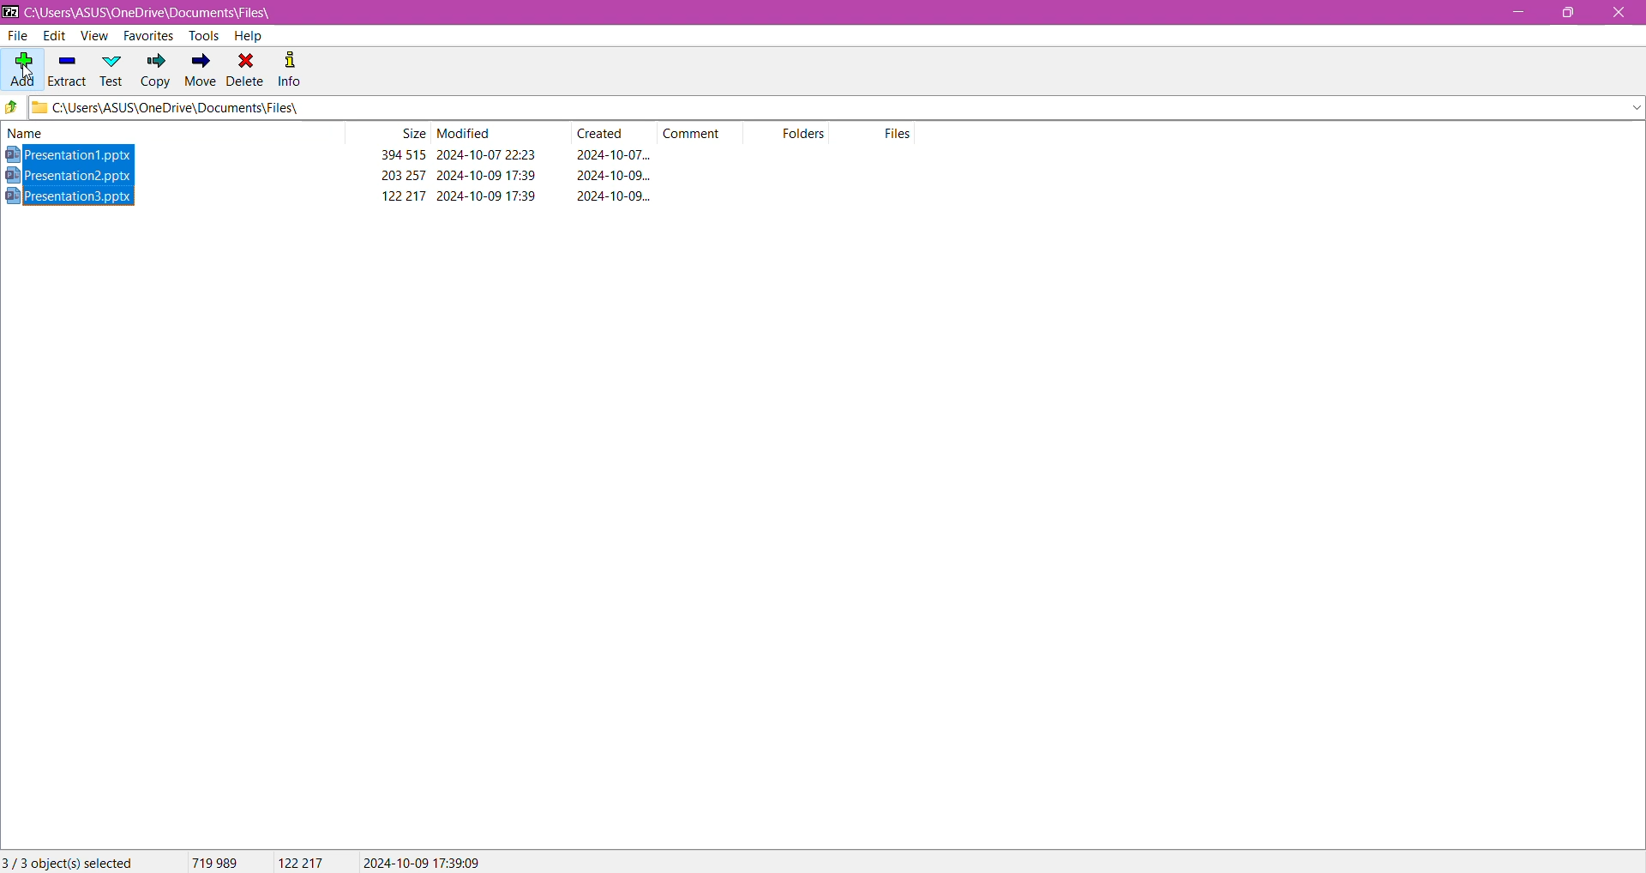  I want to click on Name, so click(42, 133).